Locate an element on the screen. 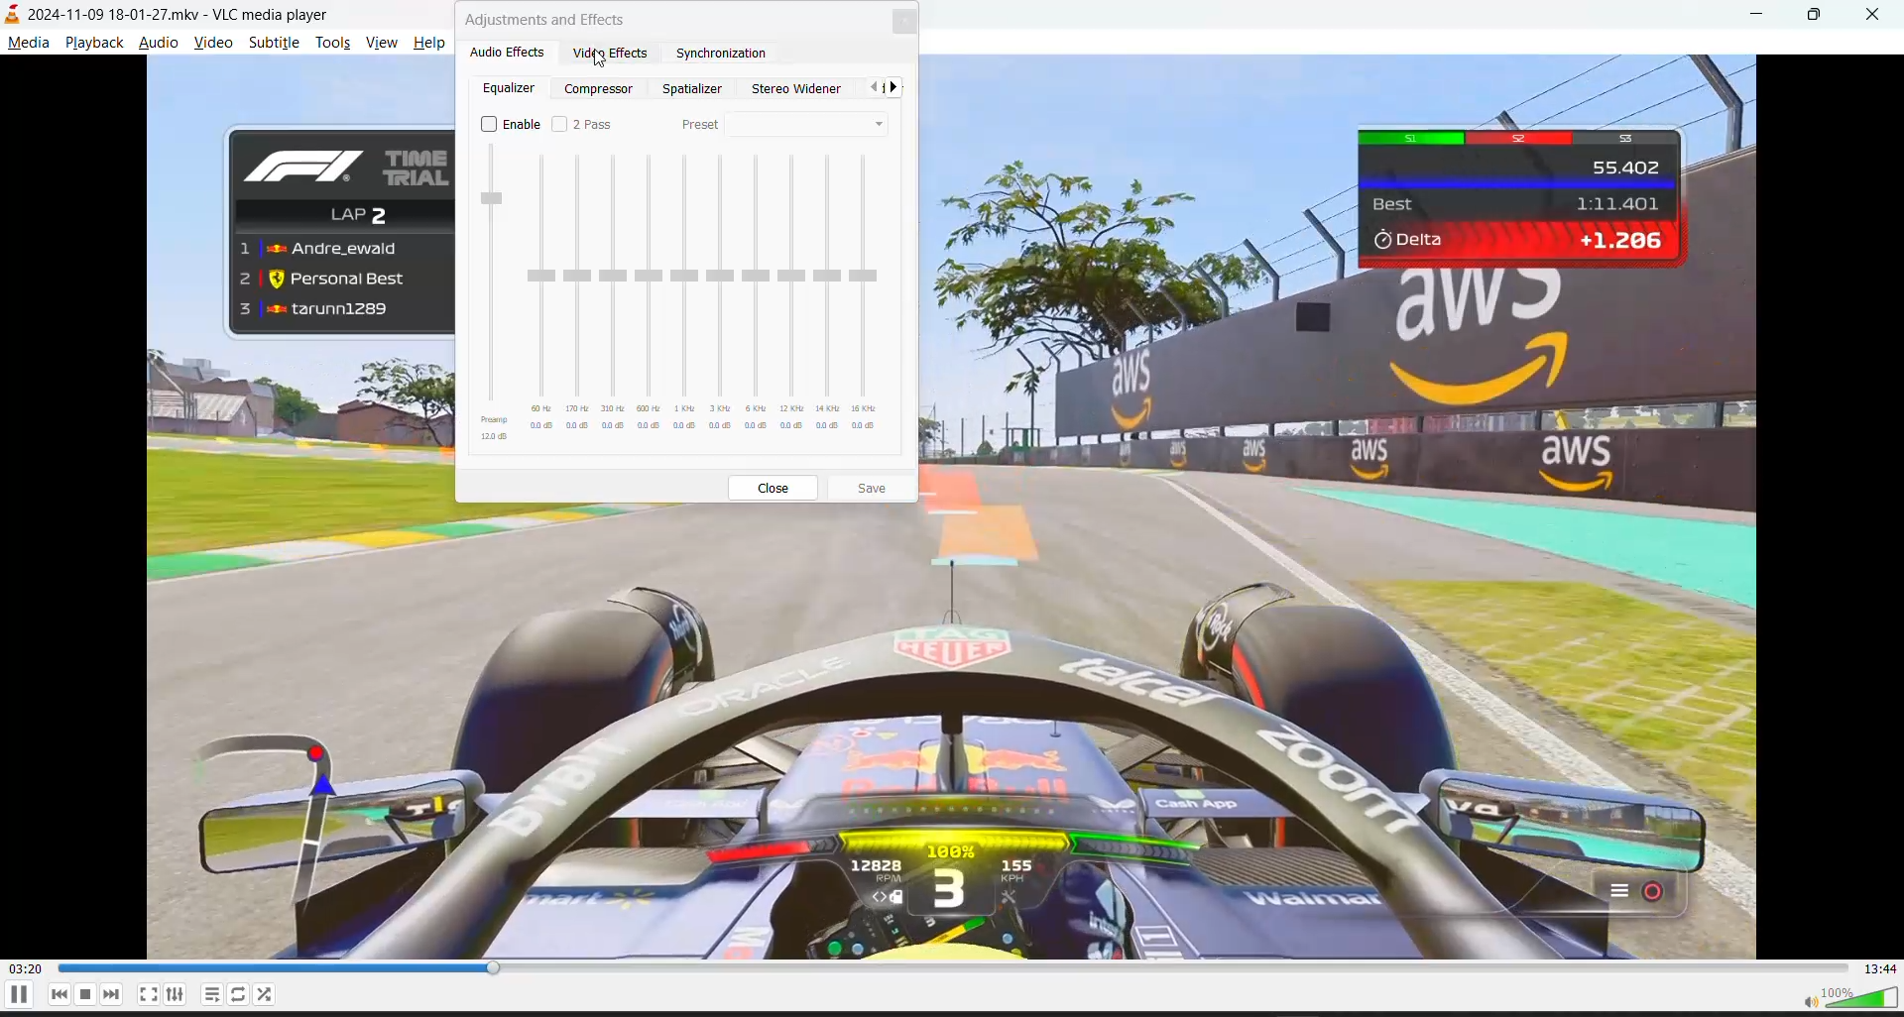  help is located at coordinates (433, 40).